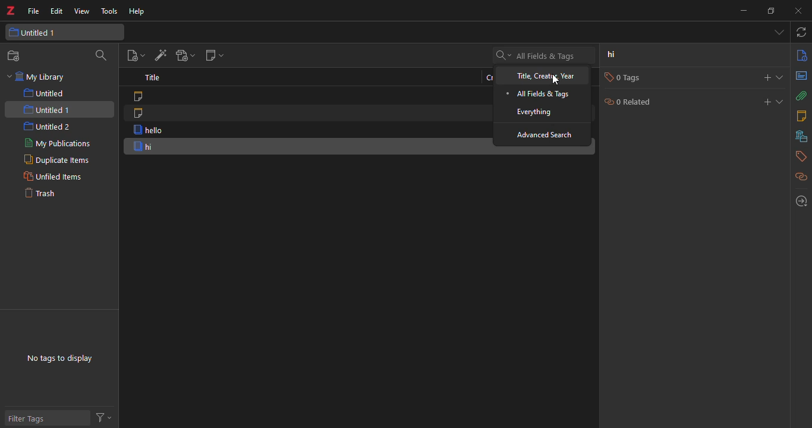 This screenshot has height=428, width=812. I want to click on file, so click(33, 12).